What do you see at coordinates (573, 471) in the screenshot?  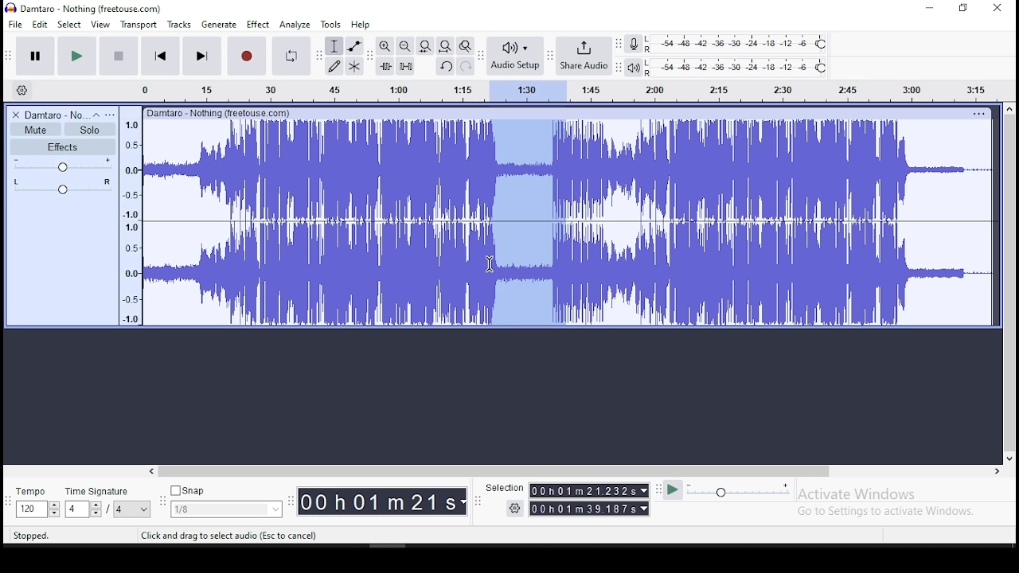 I see `horizontal scroll bar` at bounding box center [573, 471].